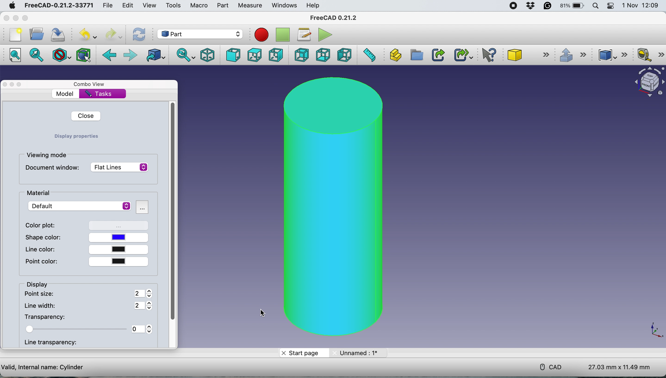 The image size is (666, 378). What do you see at coordinates (81, 206) in the screenshot?
I see `default` at bounding box center [81, 206].